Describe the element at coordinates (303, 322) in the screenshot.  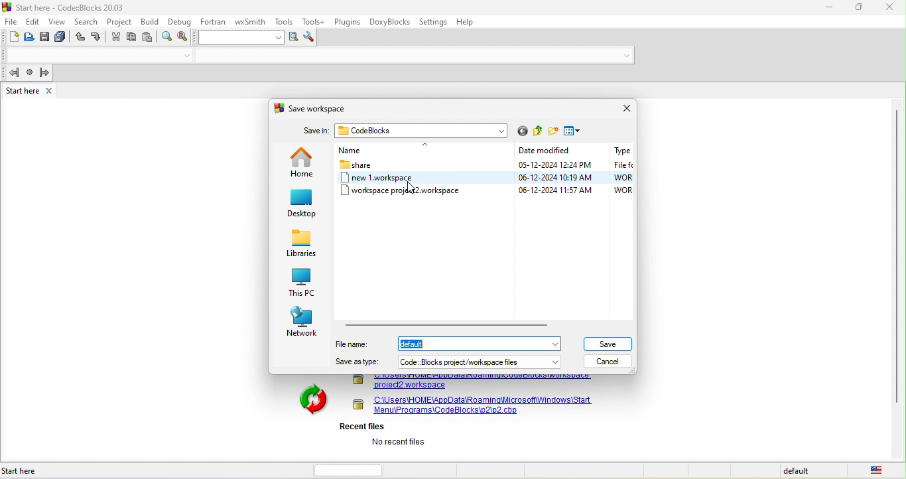
I see `network` at that location.